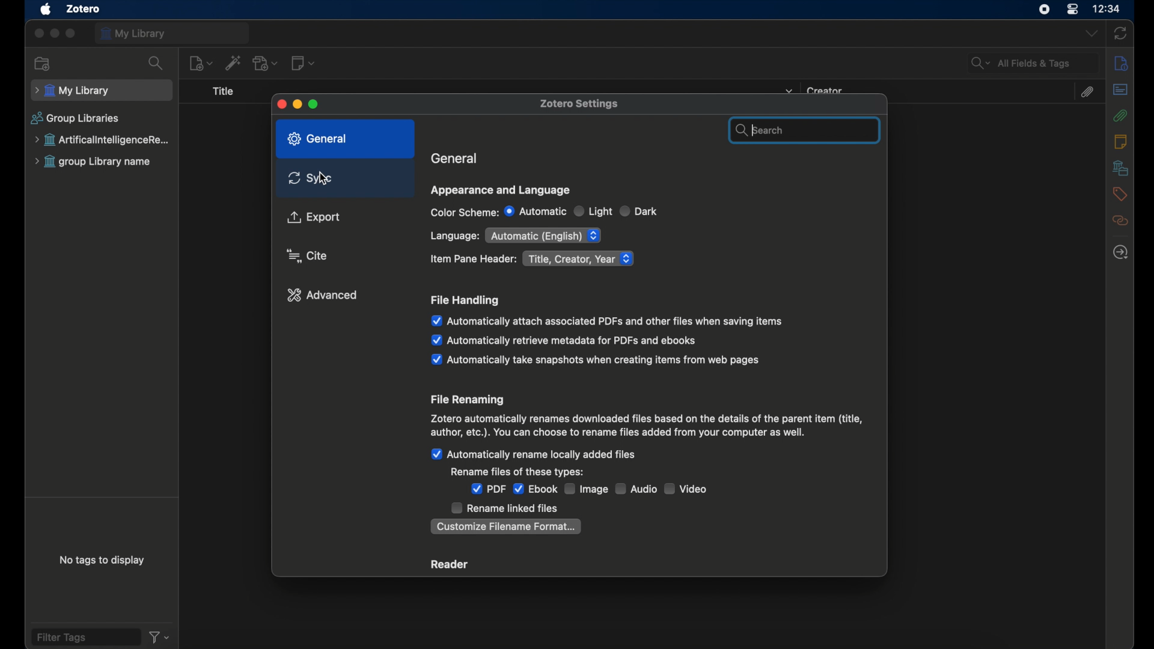  I want to click on title, created, year dropdown, so click(579, 259).